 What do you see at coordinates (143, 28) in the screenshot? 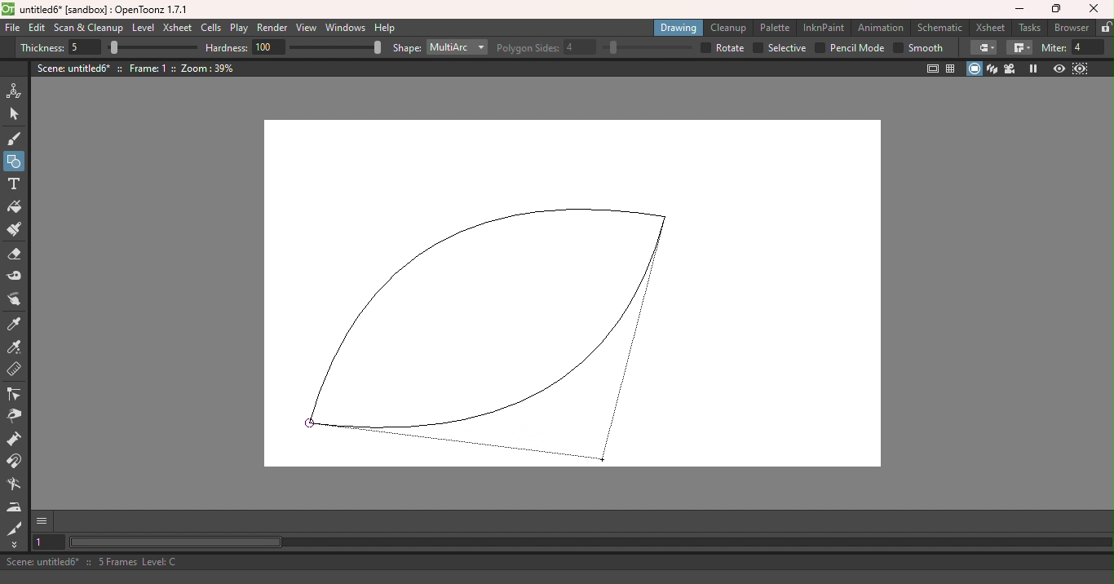
I see `Level` at bounding box center [143, 28].